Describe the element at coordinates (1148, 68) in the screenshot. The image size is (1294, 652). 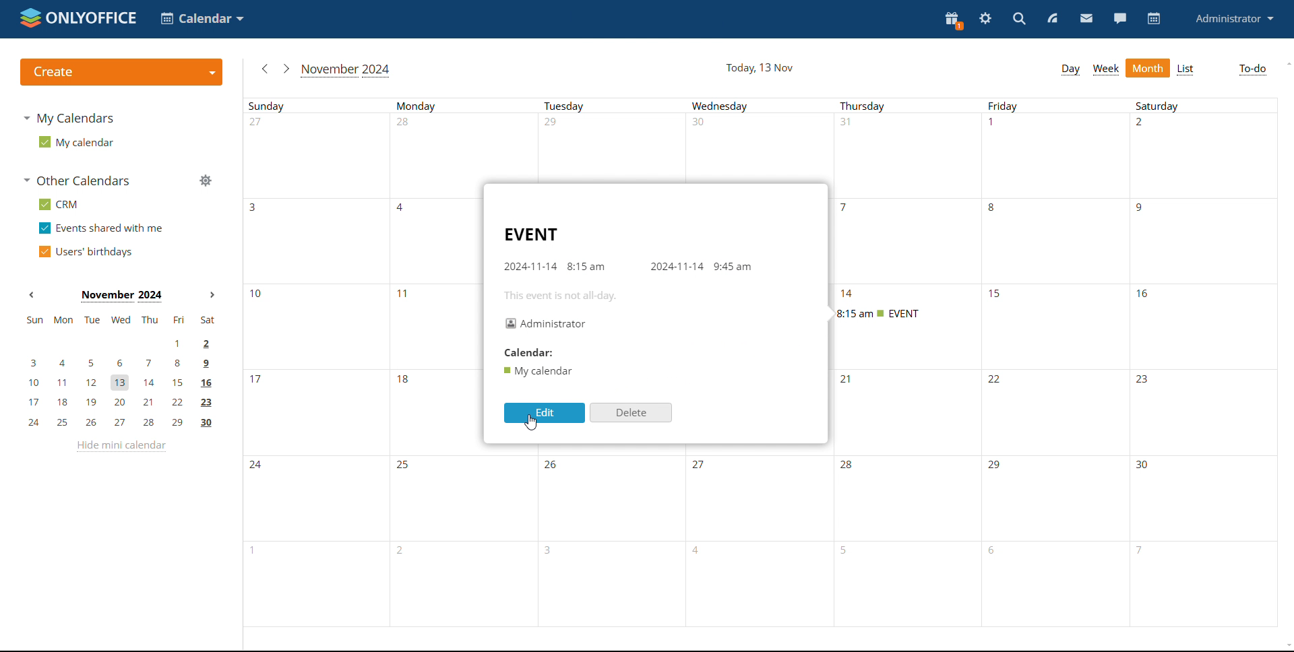
I see `month view` at that location.